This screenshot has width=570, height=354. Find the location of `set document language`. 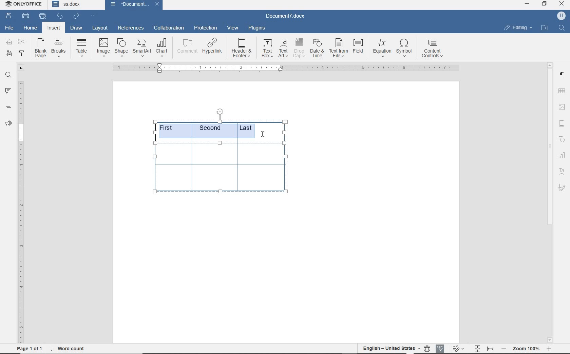

set document language is located at coordinates (427, 348).